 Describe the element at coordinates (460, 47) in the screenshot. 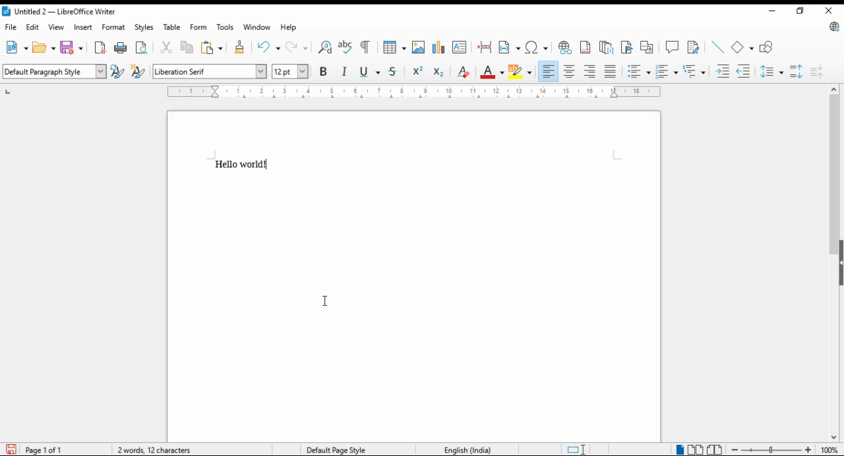

I see `insert text box` at that location.